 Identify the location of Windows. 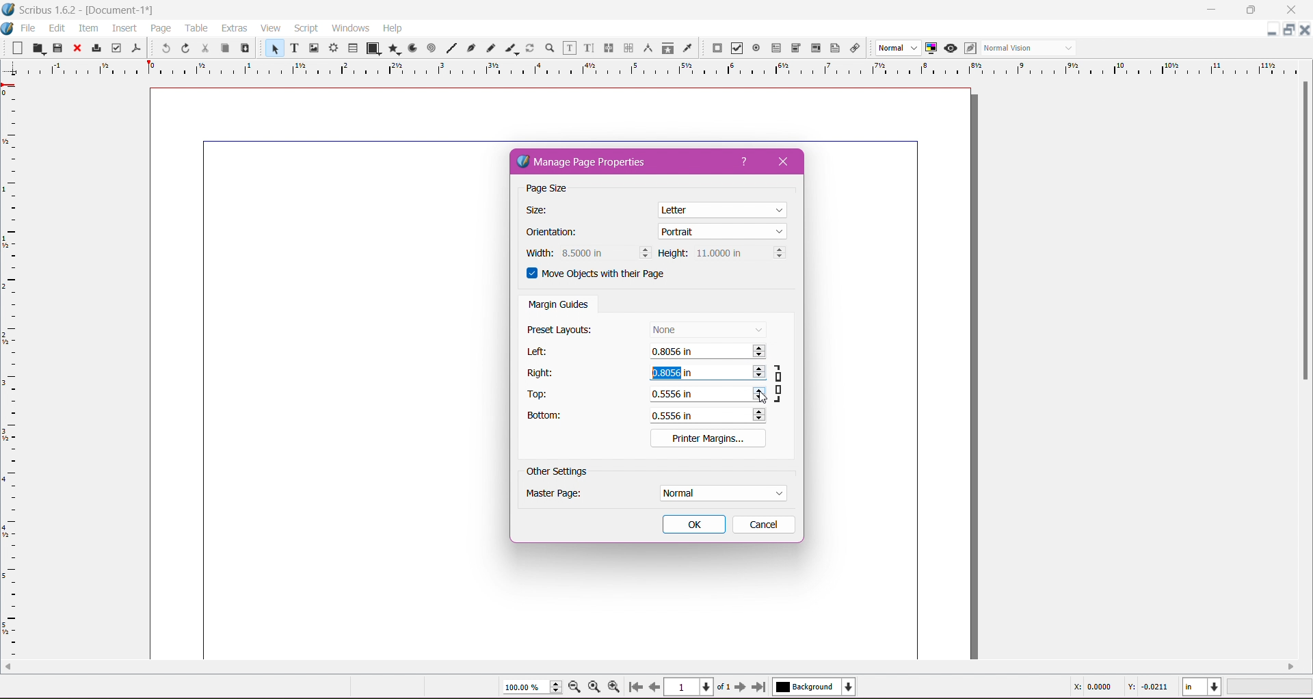
(350, 27).